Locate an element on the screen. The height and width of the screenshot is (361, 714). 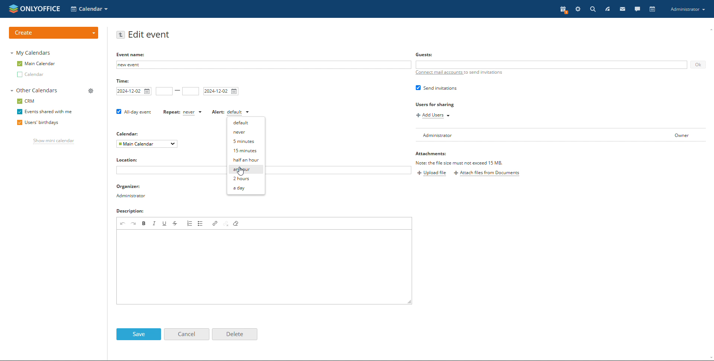
account is located at coordinates (687, 9).